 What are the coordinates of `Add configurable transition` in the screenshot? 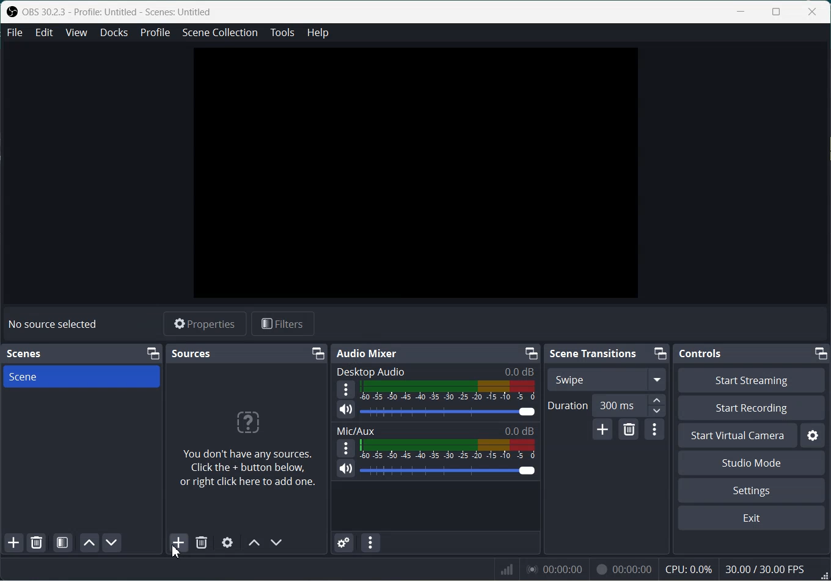 It's located at (604, 431).